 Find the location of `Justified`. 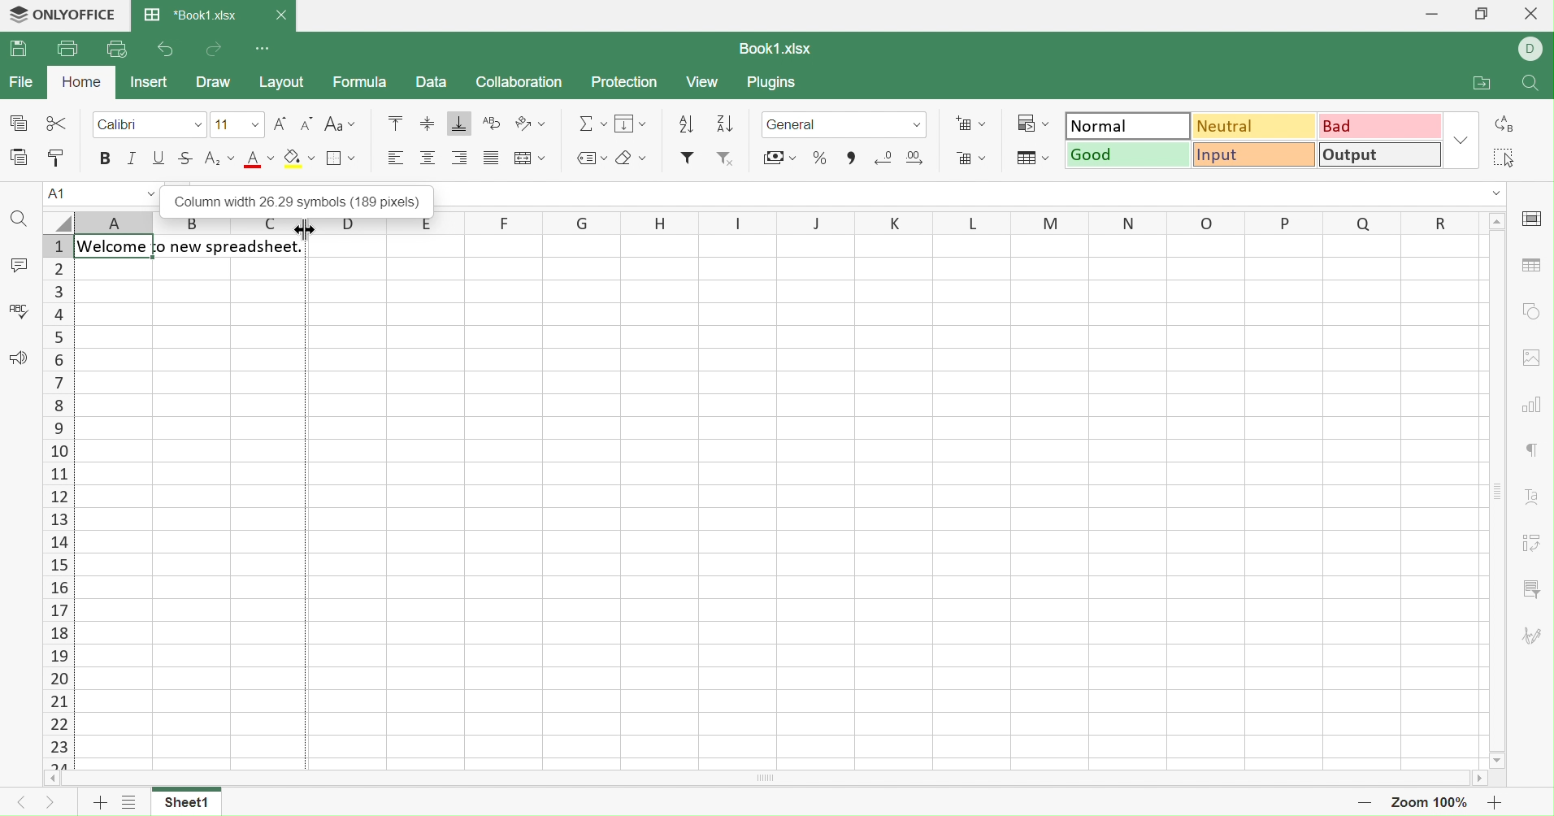

Justified is located at coordinates (491, 159).